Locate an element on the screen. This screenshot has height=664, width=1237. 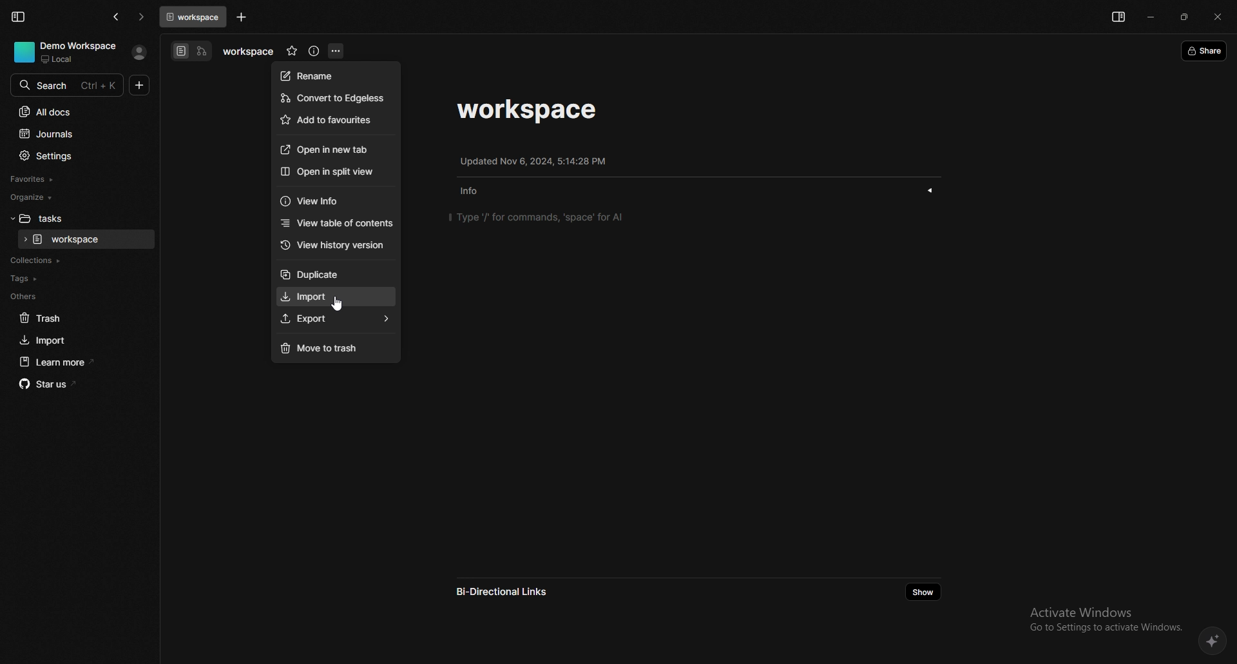
others is located at coordinates (73, 297).